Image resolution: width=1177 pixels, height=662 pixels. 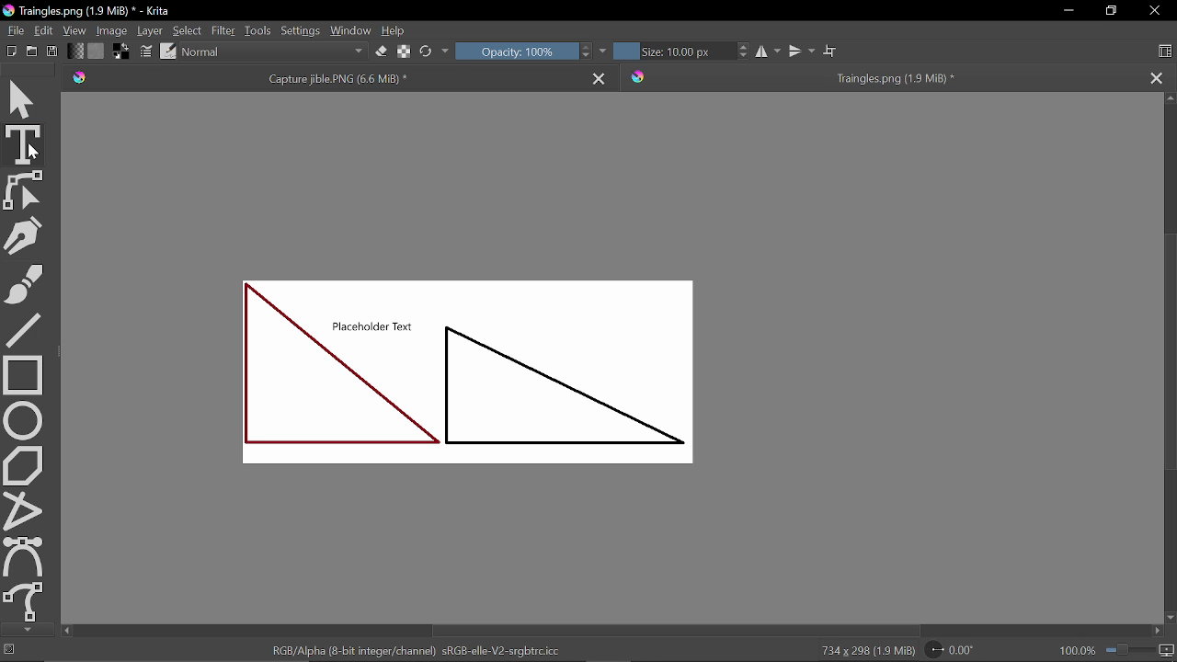 I want to click on Preserve Alpha, so click(x=405, y=50).